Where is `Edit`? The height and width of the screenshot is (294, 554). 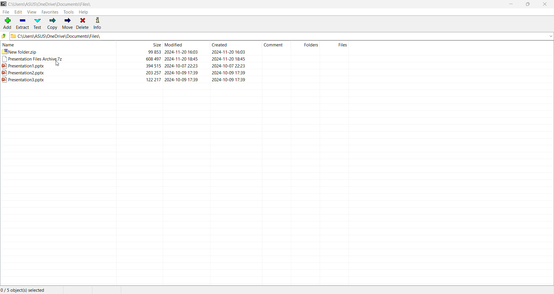
Edit is located at coordinates (18, 12).